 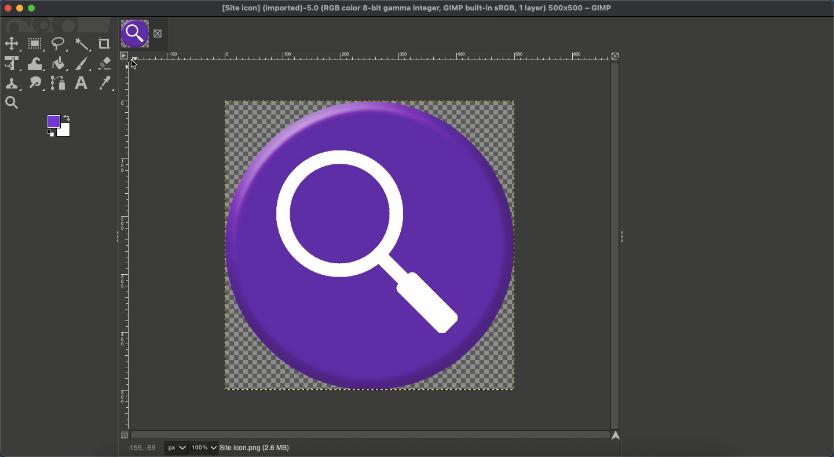 I want to click on Ruler, so click(x=367, y=56).